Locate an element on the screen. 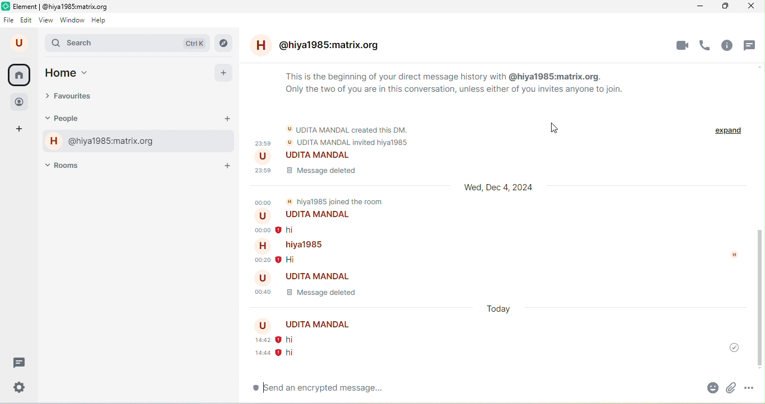 This screenshot has width=765, height=404. settings is located at coordinates (20, 387).